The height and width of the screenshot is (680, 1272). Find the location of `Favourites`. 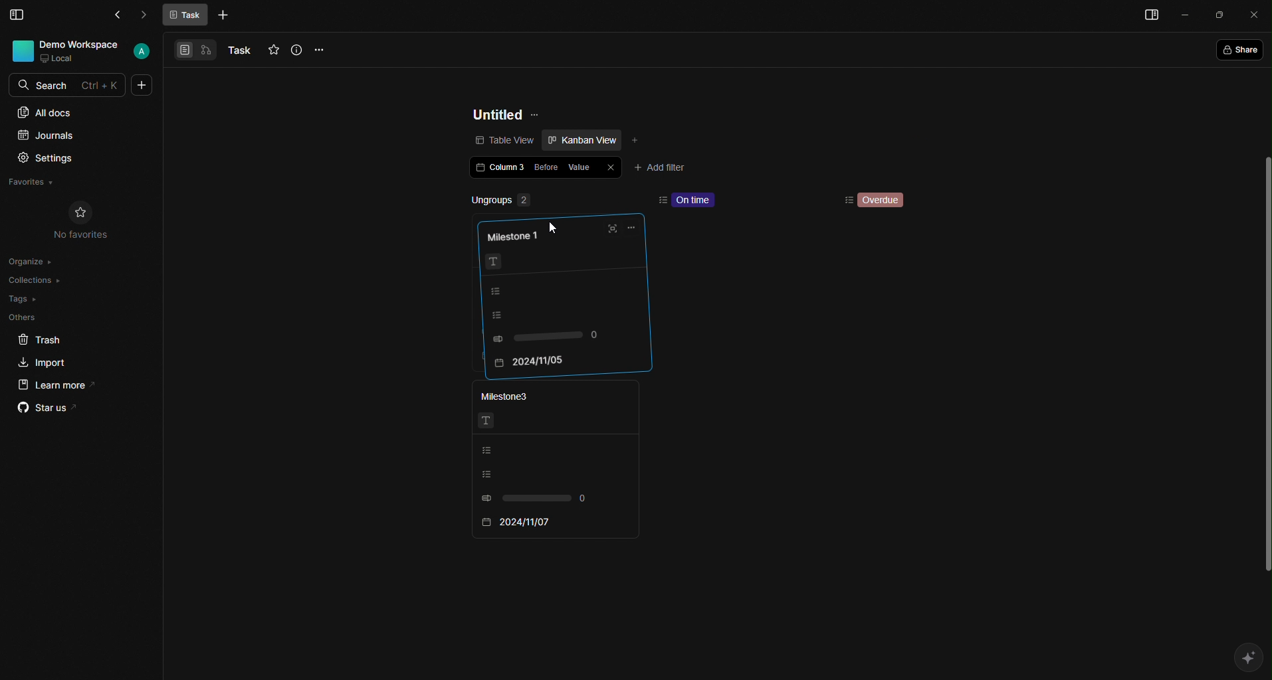

Favourites is located at coordinates (273, 49).